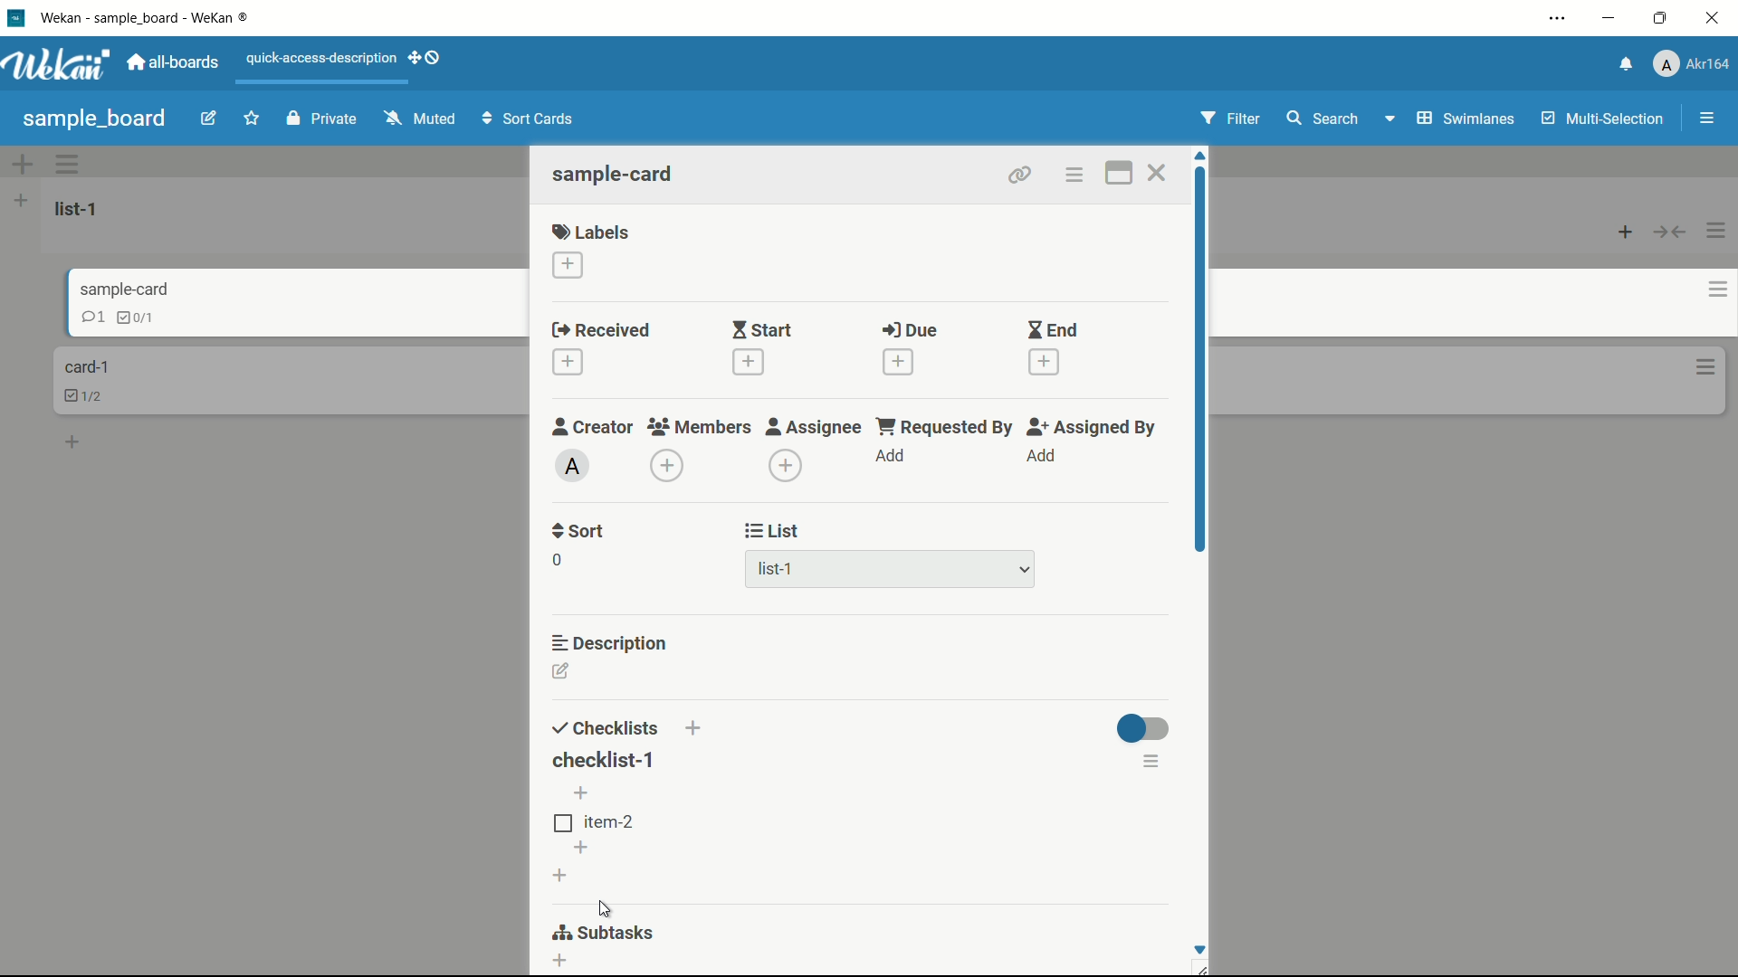 The image size is (1738, 977). What do you see at coordinates (422, 119) in the screenshot?
I see `muted` at bounding box center [422, 119].